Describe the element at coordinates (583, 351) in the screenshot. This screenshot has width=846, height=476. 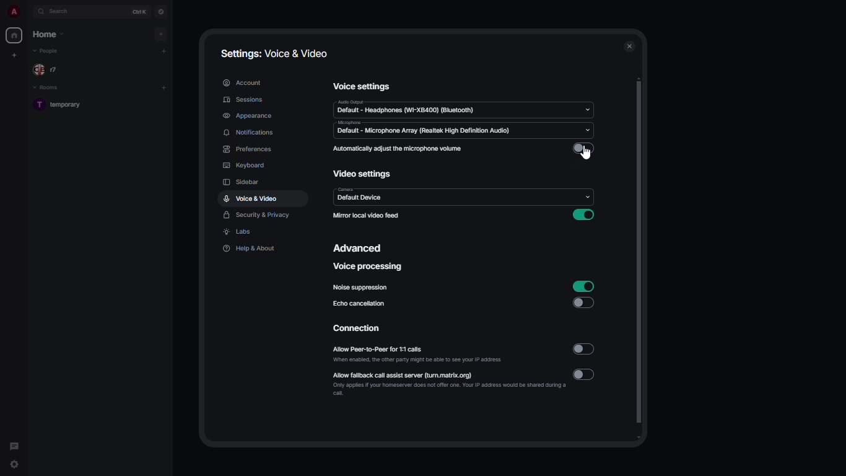
I see `disabled` at that location.